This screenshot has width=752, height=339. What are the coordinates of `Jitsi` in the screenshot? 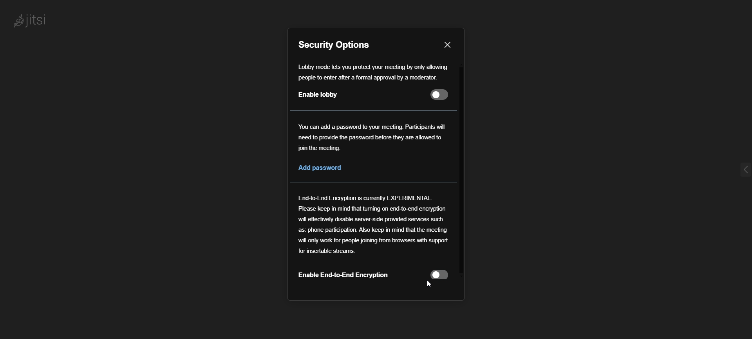 It's located at (35, 20).